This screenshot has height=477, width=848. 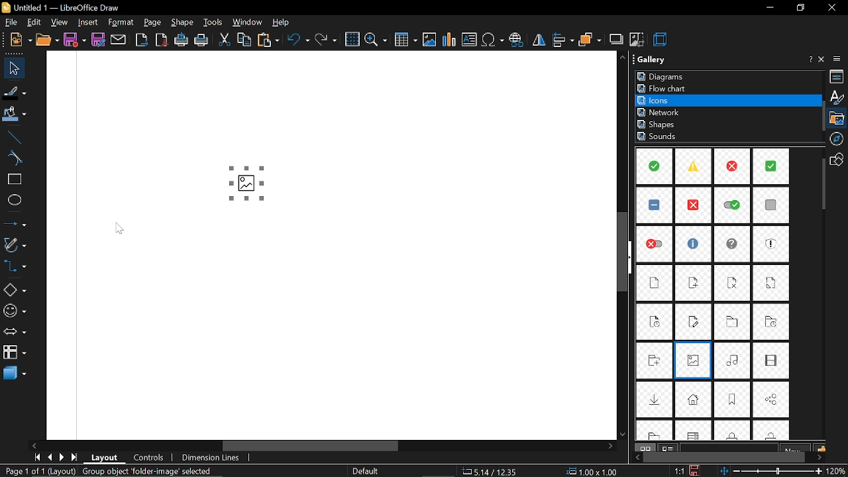 I want to click on shapes, so click(x=839, y=159).